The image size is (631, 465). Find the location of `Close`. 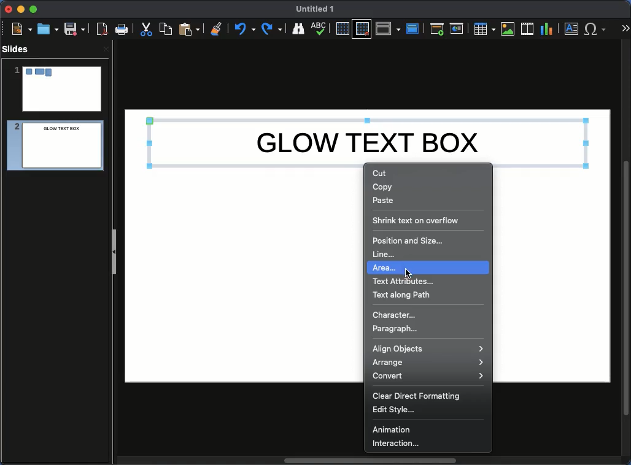

Close is located at coordinates (9, 9).